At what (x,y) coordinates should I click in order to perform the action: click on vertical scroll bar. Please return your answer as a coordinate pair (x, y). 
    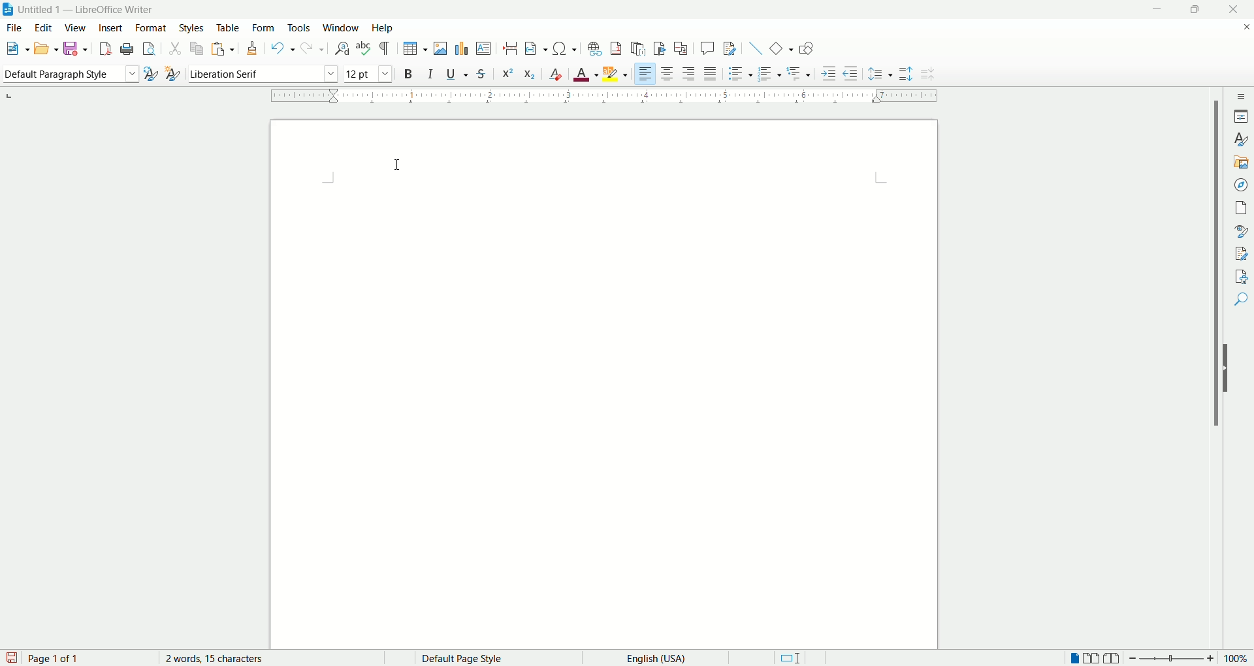
    Looking at the image, I should click on (1212, 370).